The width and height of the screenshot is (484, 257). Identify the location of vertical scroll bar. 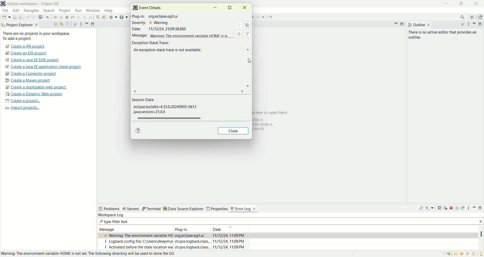
(481, 238).